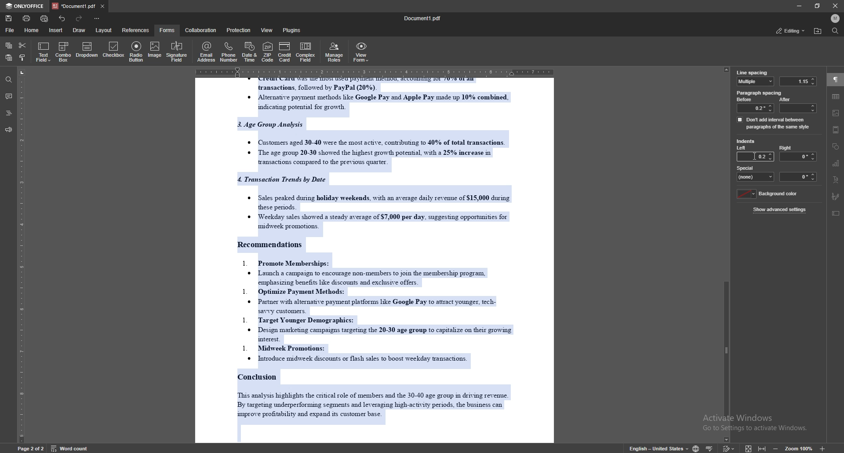  I want to click on text art, so click(835, 180).